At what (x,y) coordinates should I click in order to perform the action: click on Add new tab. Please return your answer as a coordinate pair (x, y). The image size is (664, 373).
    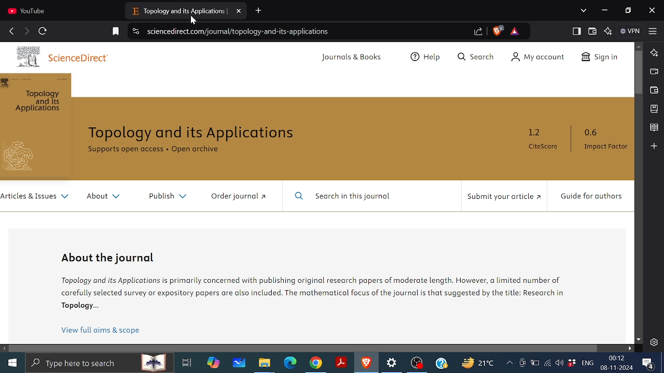
    Looking at the image, I should click on (259, 11).